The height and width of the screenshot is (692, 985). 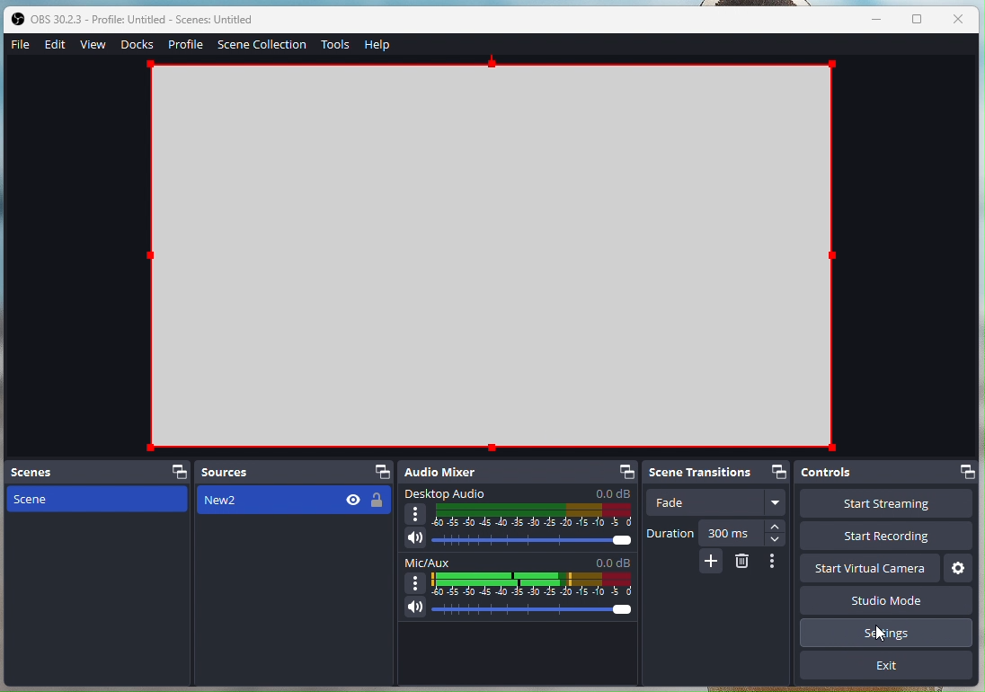 What do you see at coordinates (381, 45) in the screenshot?
I see `Help` at bounding box center [381, 45].